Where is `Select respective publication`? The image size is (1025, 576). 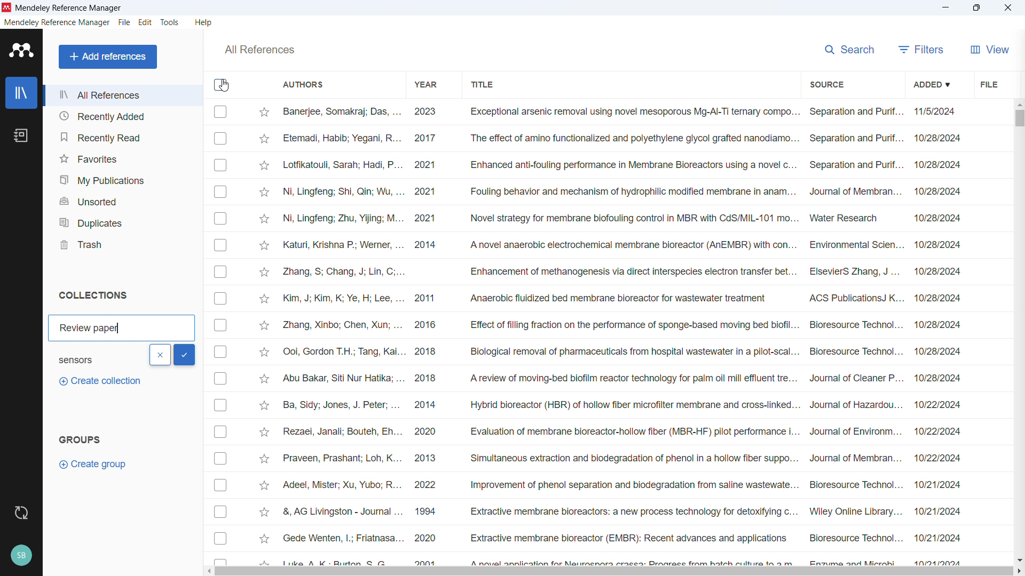 Select respective publication is located at coordinates (220, 511).